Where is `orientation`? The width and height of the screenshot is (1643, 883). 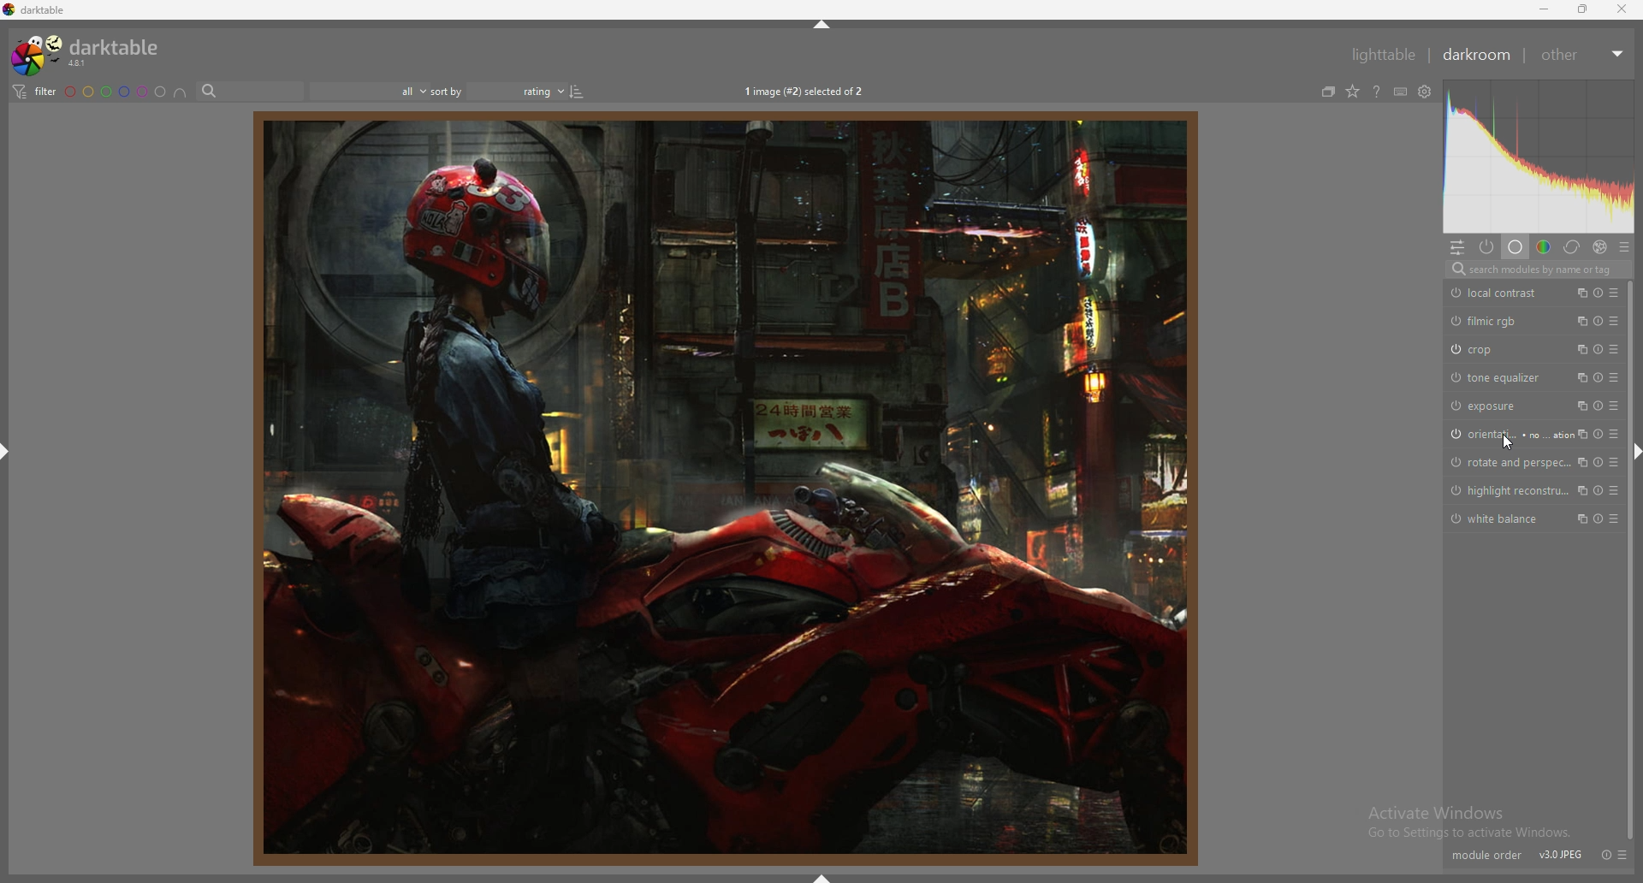
orientation is located at coordinates (1504, 433).